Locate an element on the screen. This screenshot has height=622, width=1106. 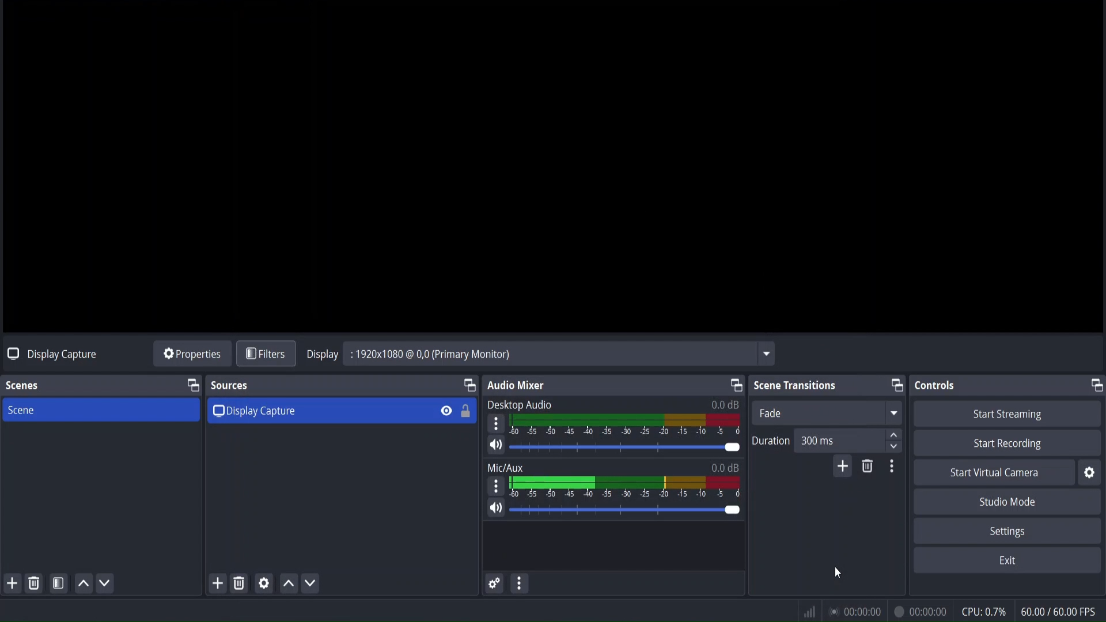
volume bar is located at coordinates (625, 448).